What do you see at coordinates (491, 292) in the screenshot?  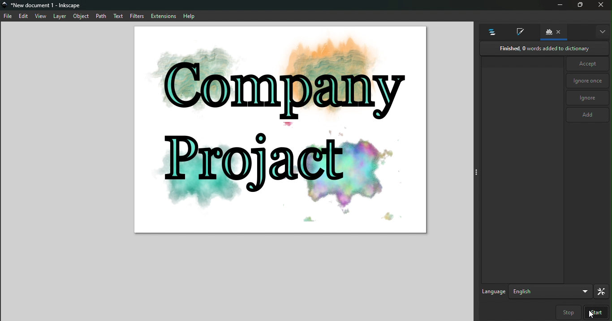 I see `Language` at bounding box center [491, 292].